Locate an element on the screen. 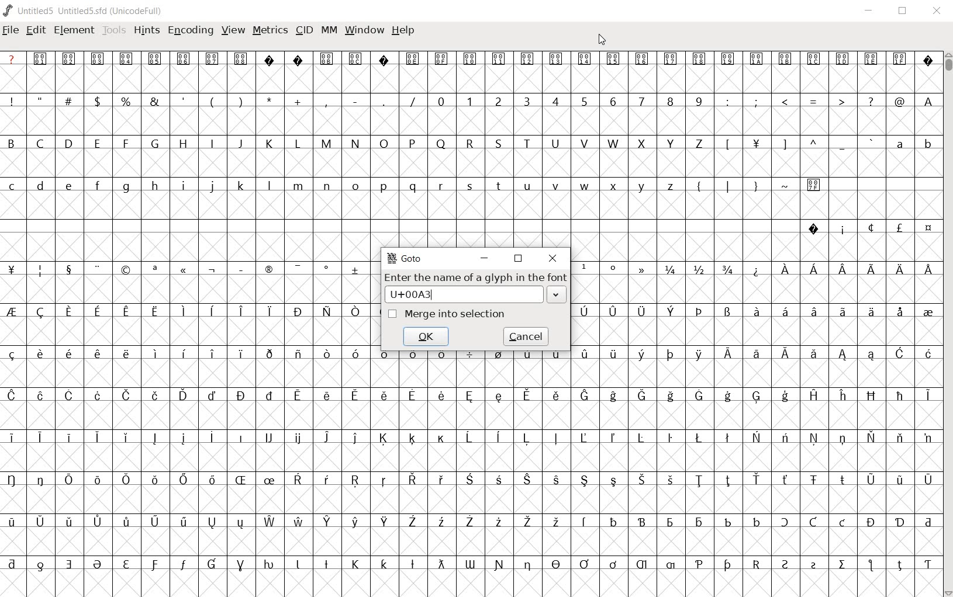 This screenshot has height=597, width=953. Q is located at coordinates (439, 144).